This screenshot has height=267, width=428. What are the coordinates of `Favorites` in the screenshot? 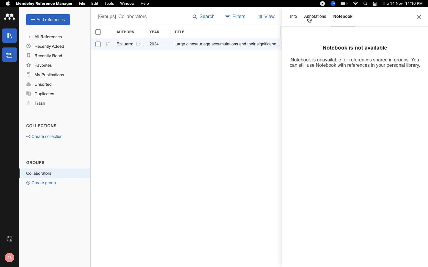 It's located at (41, 65).